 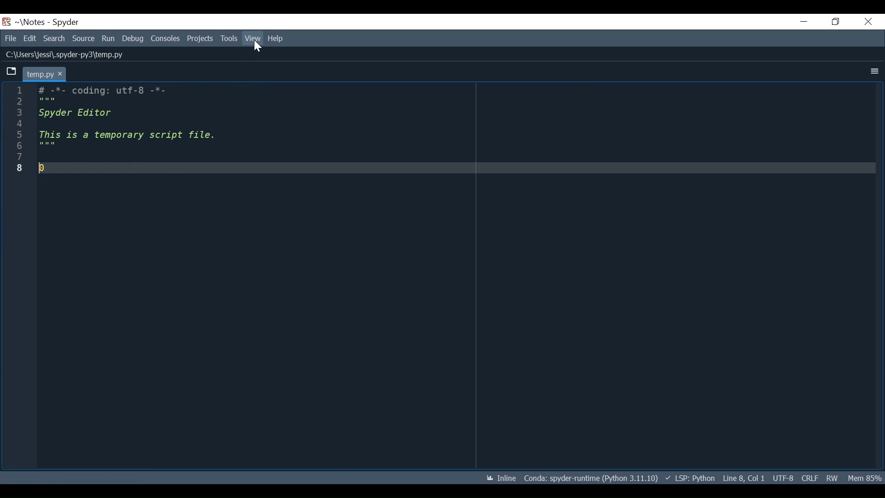 What do you see at coordinates (252, 38) in the screenshot?
I see `View` at bounding box center [252, 38].